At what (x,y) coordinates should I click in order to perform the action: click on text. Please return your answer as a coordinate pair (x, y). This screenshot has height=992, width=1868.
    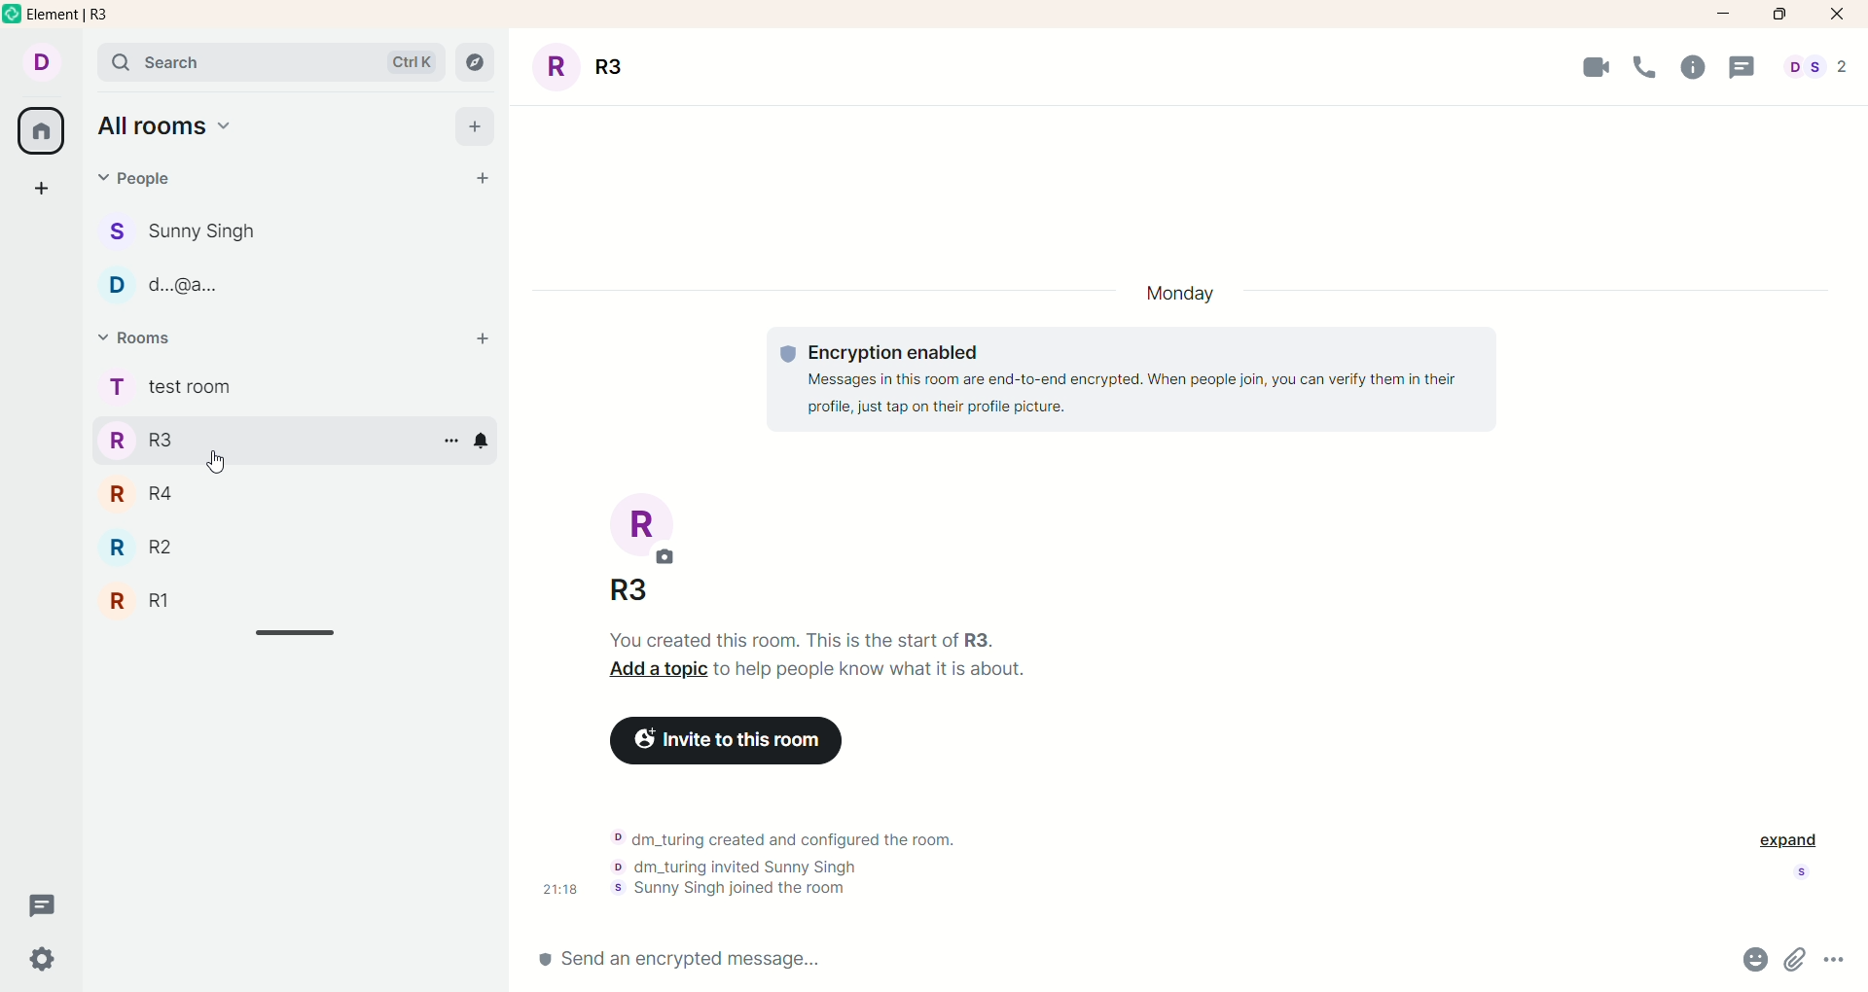
    Looking at the image, I should click on (1141, 381).